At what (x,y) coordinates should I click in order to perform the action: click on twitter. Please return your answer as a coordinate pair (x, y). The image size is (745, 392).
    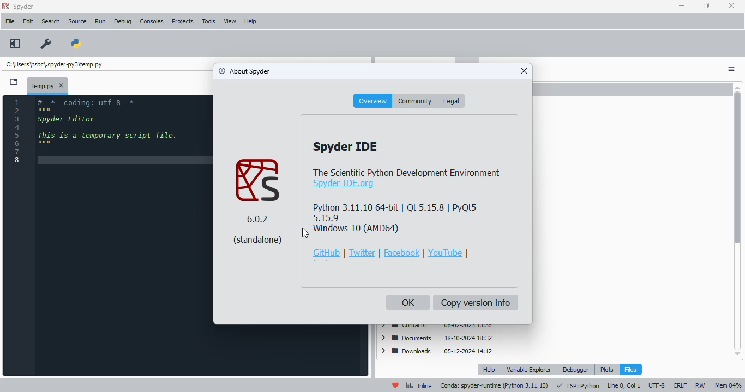
    Looking at the image, I should click on (362, 253).